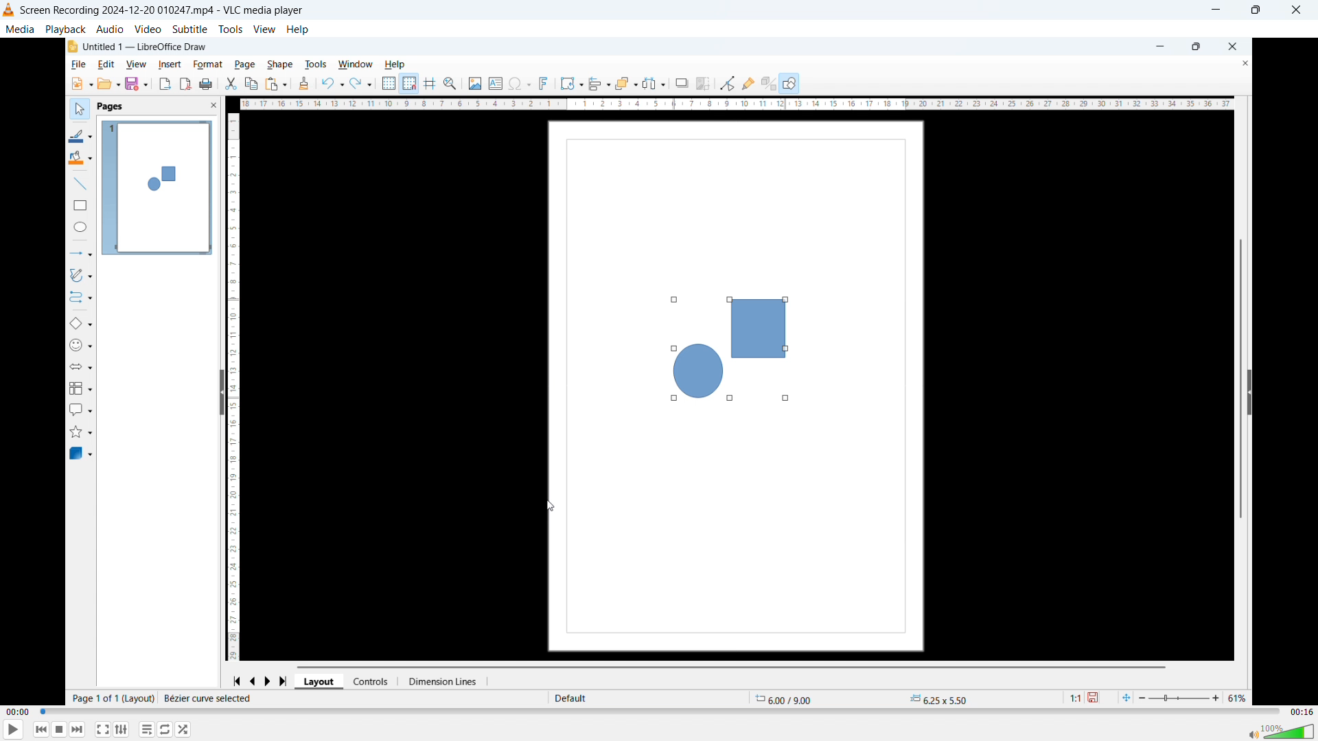  I want to click on Toggle between loop all no loop and loop one , so click(165, 729).